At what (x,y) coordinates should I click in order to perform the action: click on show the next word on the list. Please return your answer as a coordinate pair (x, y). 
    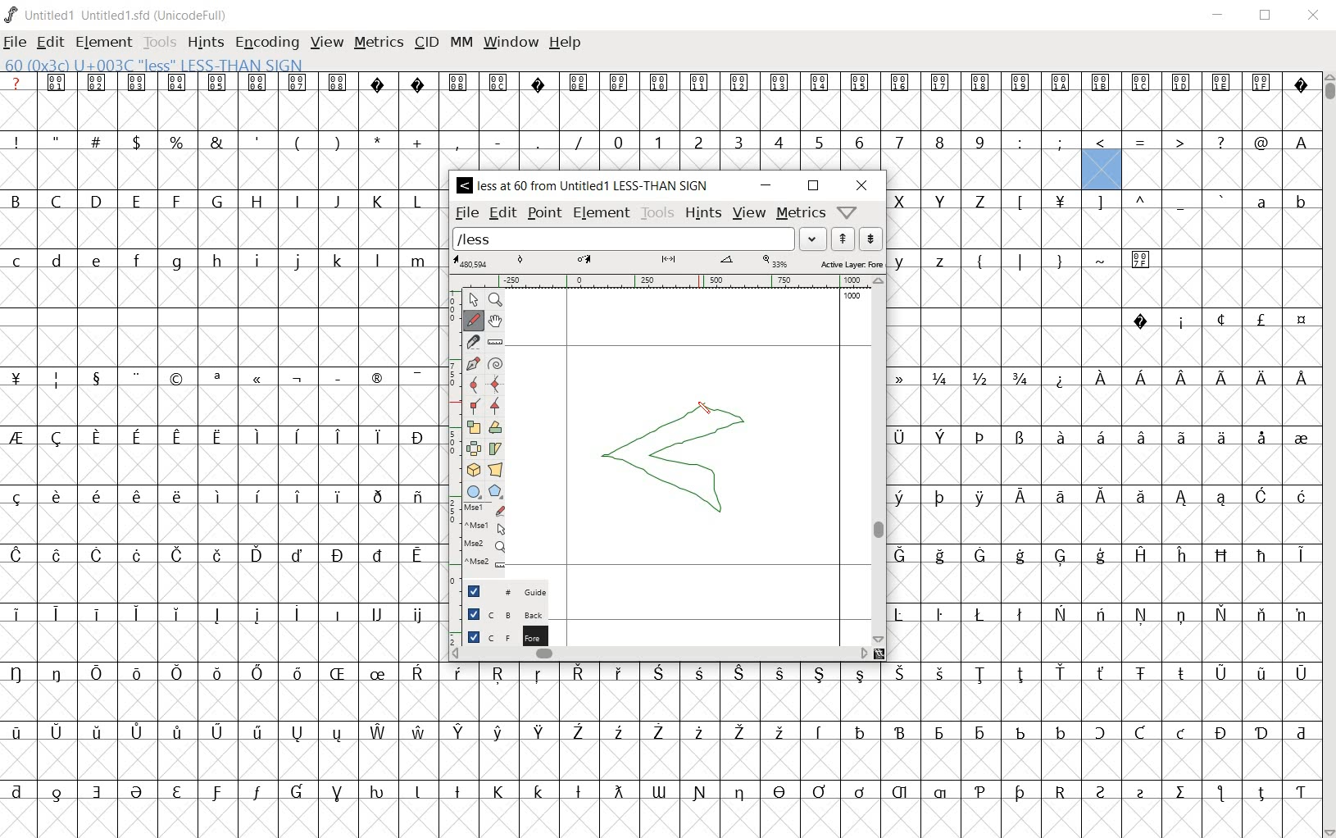
    Looking at the image, I should click on (846, 239).